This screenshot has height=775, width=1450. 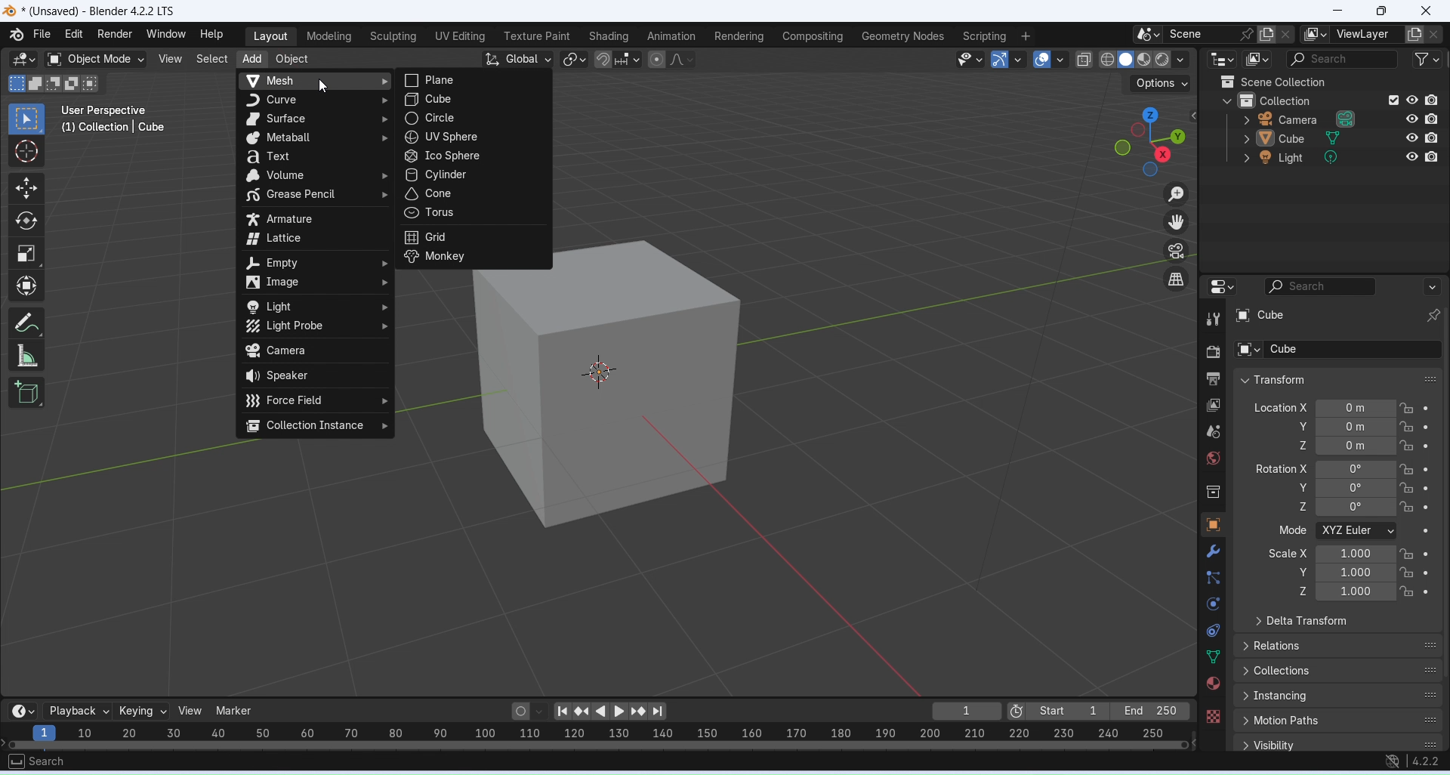 What do you see at coordinates (1271, 82) in the screenshot?
I see `Scene collection` at bounding box center [1271, 82].